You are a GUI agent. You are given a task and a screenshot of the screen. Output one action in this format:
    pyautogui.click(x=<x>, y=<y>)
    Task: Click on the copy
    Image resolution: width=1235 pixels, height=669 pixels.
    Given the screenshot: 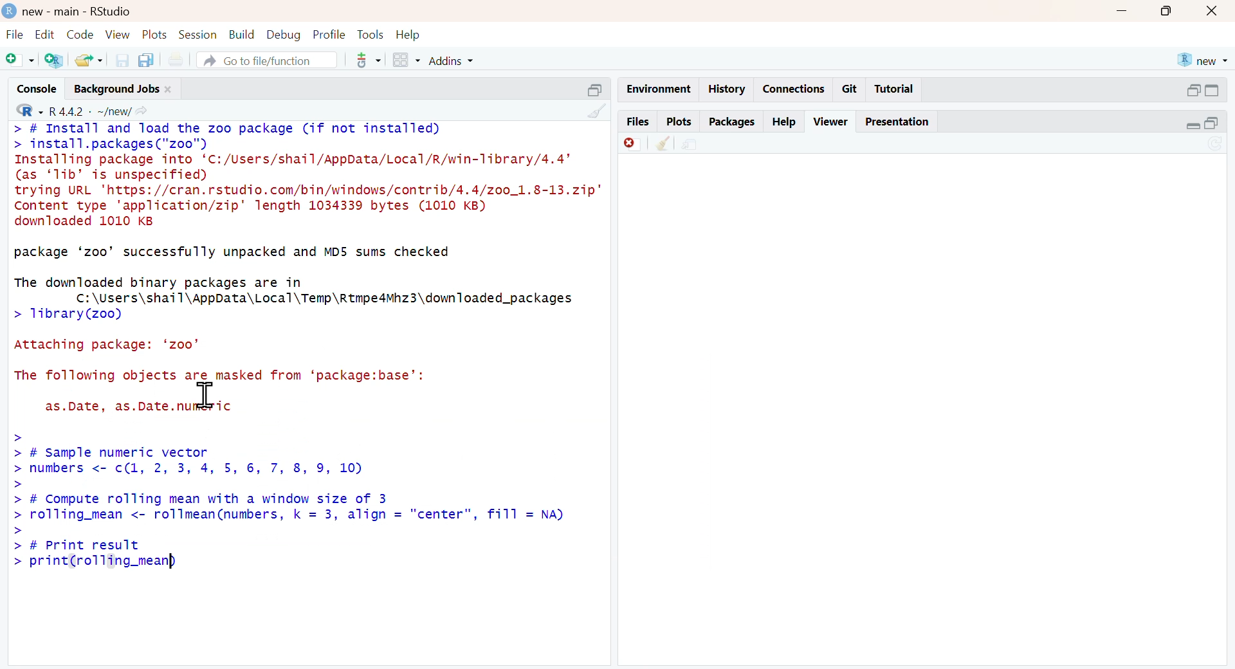 What is the action you would take?
    pyautogui.click(x=147, y=59)
    